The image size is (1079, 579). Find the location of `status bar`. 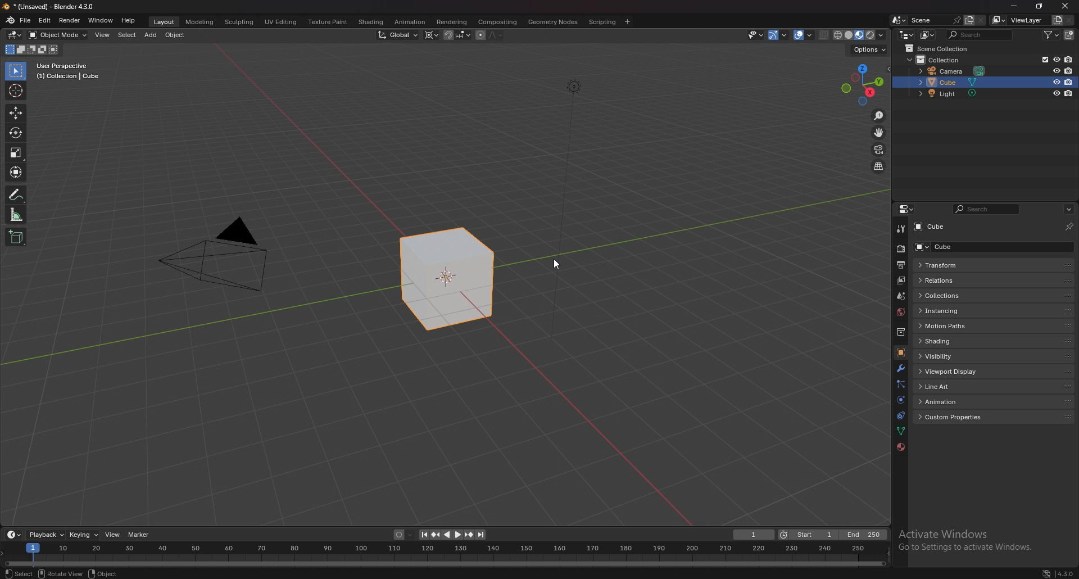

status bar is located at coordinates (264, 574).